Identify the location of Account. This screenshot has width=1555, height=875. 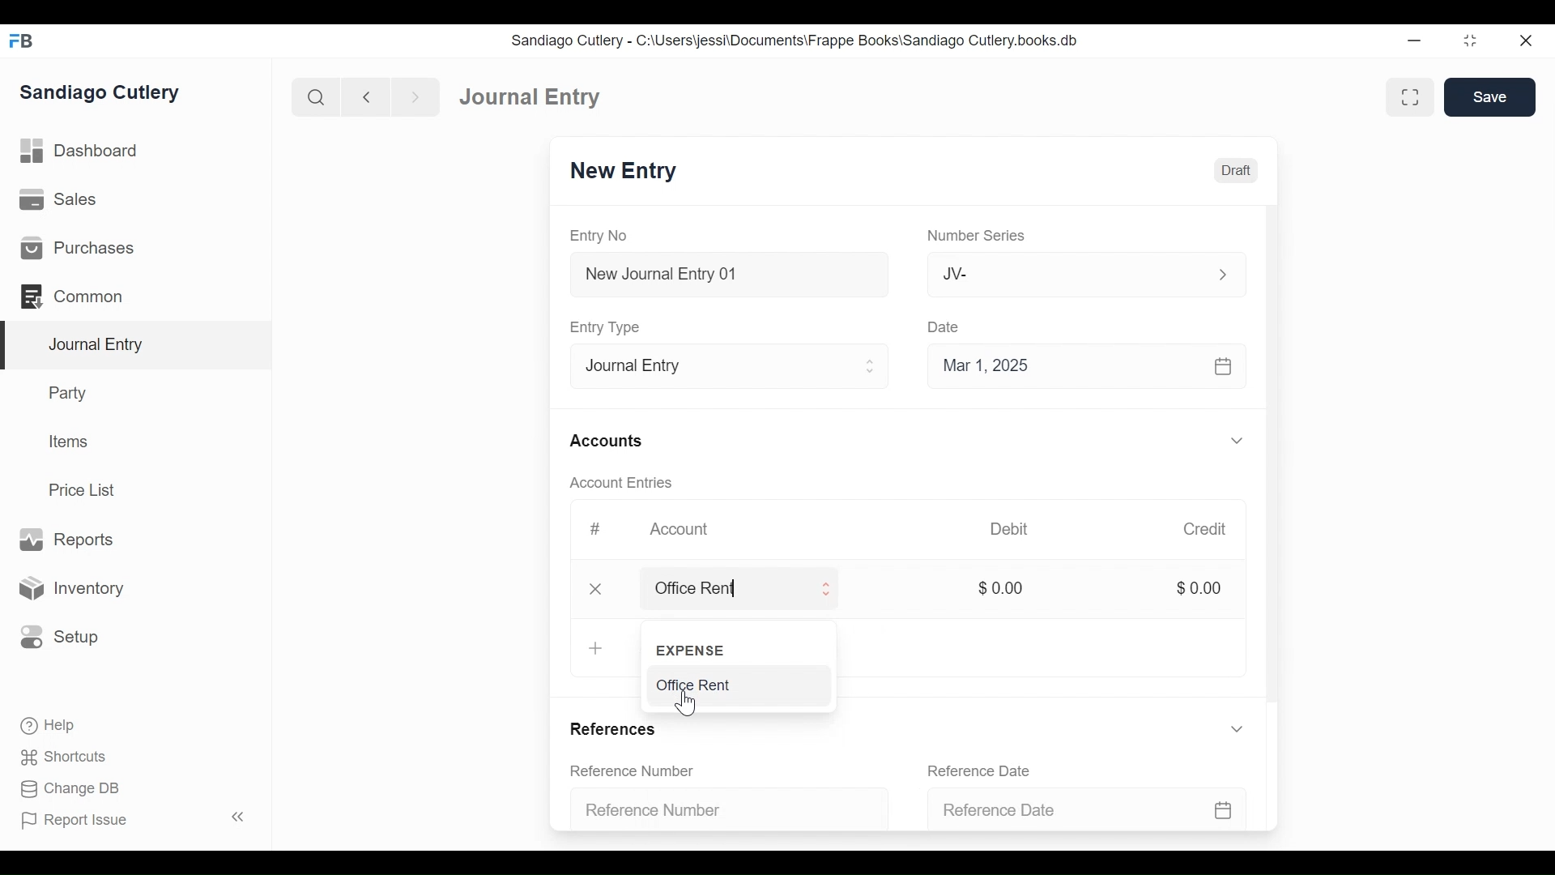
(679, 530).